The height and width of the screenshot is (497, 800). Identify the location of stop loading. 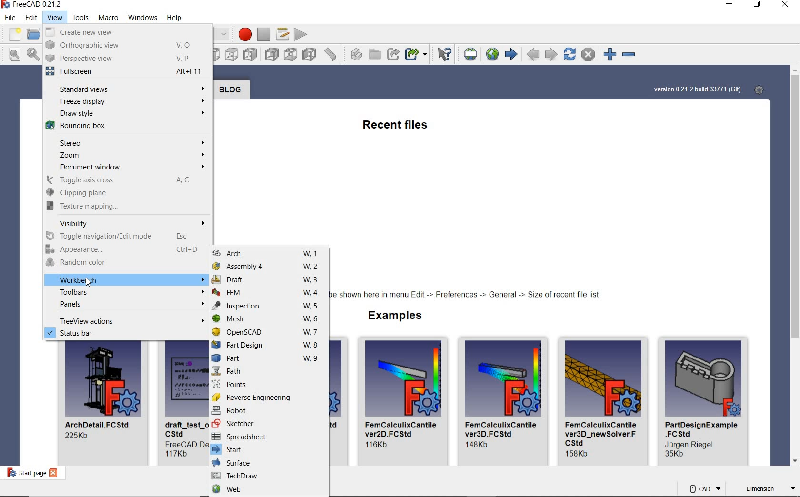
(588, 54).